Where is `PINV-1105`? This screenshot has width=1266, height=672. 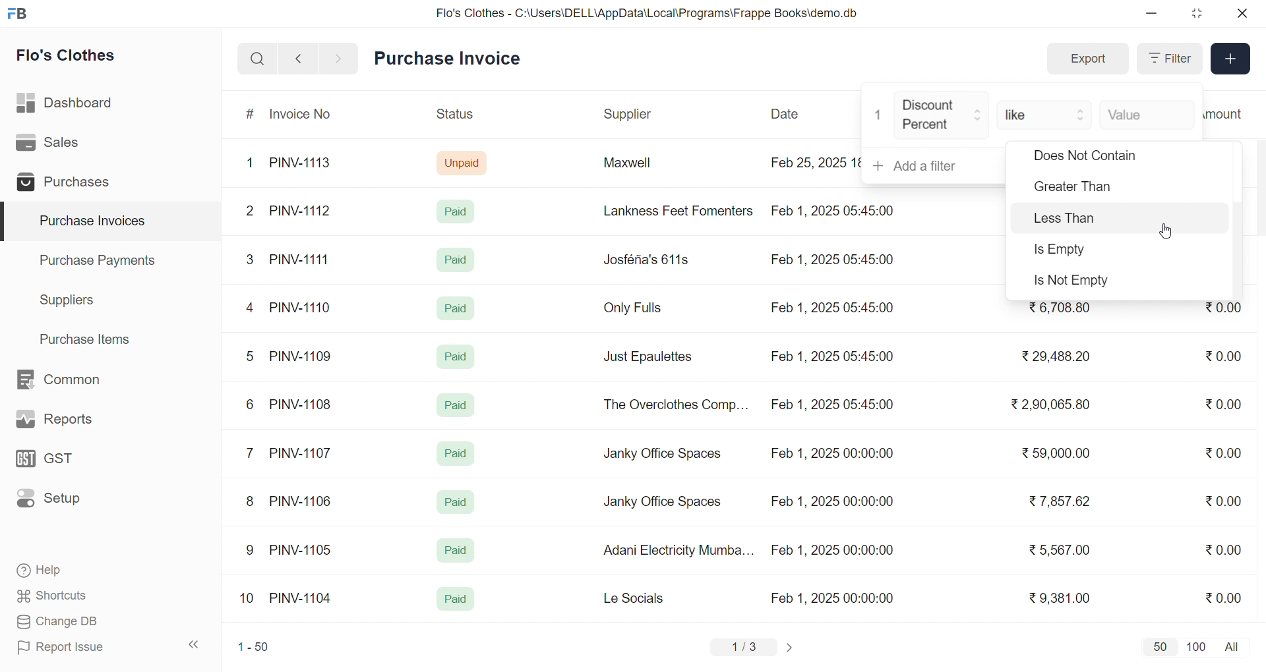 PINV-1105 is located at coordinates (303, 549).